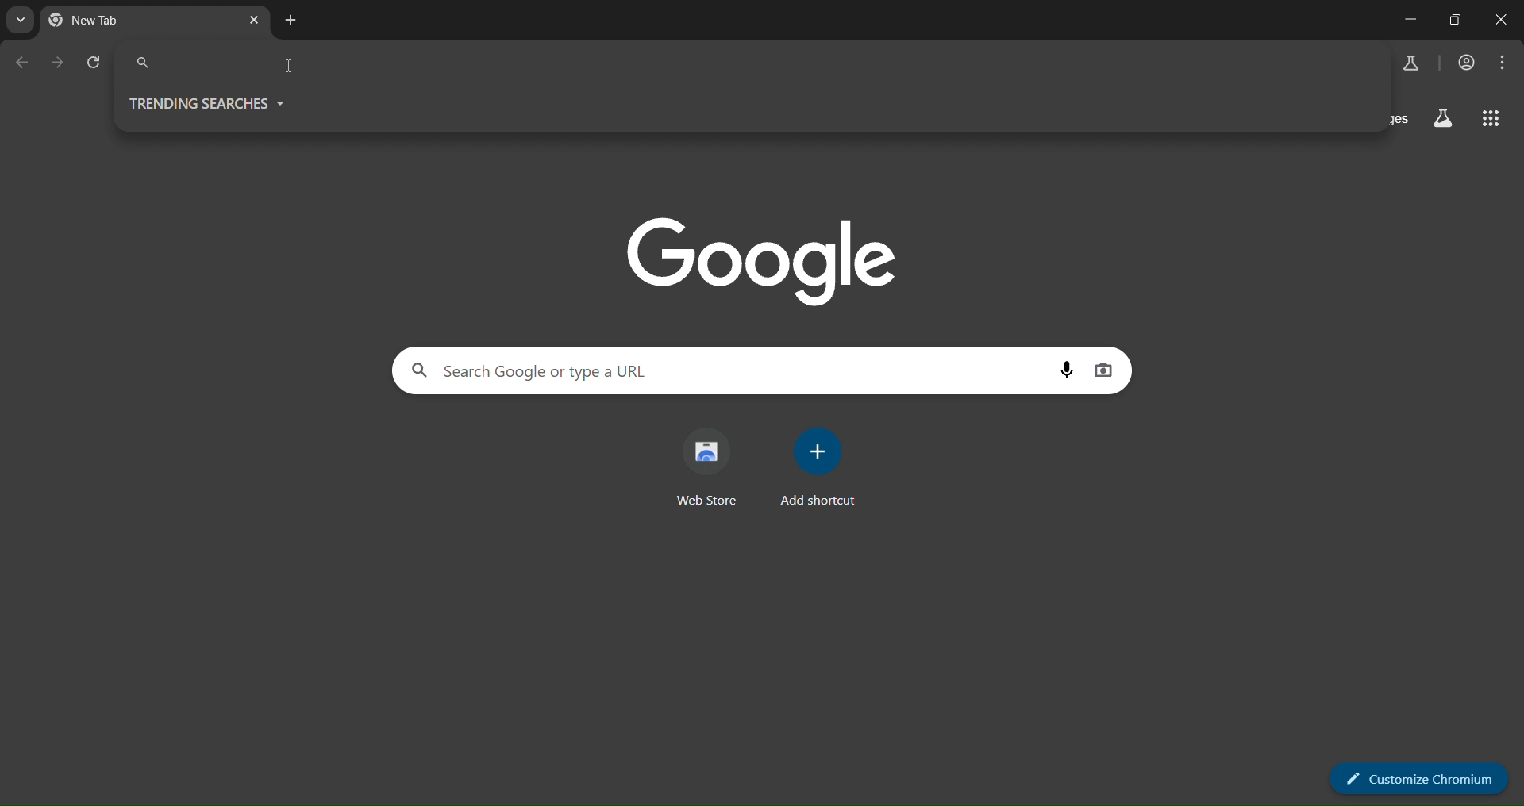 This screenshot has height=806, width=1524. I want to click on search tabs, so click(21, 21).